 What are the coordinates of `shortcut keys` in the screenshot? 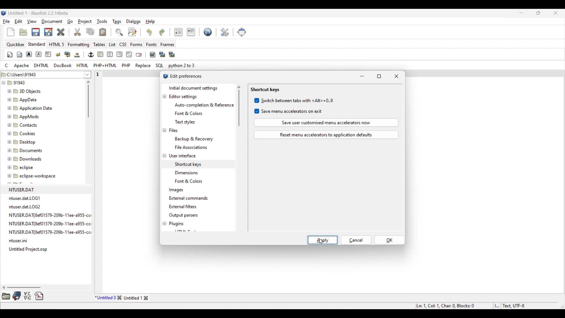 It's located at (188, 163).